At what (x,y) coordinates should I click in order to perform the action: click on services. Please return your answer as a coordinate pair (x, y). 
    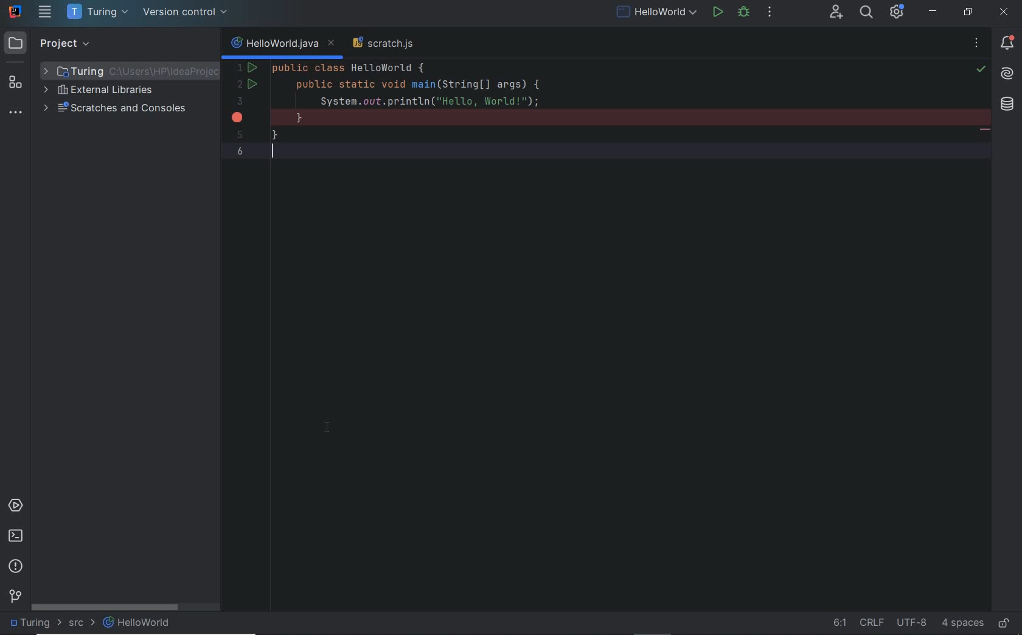
    Looking at the image, I should click on (14, 505).